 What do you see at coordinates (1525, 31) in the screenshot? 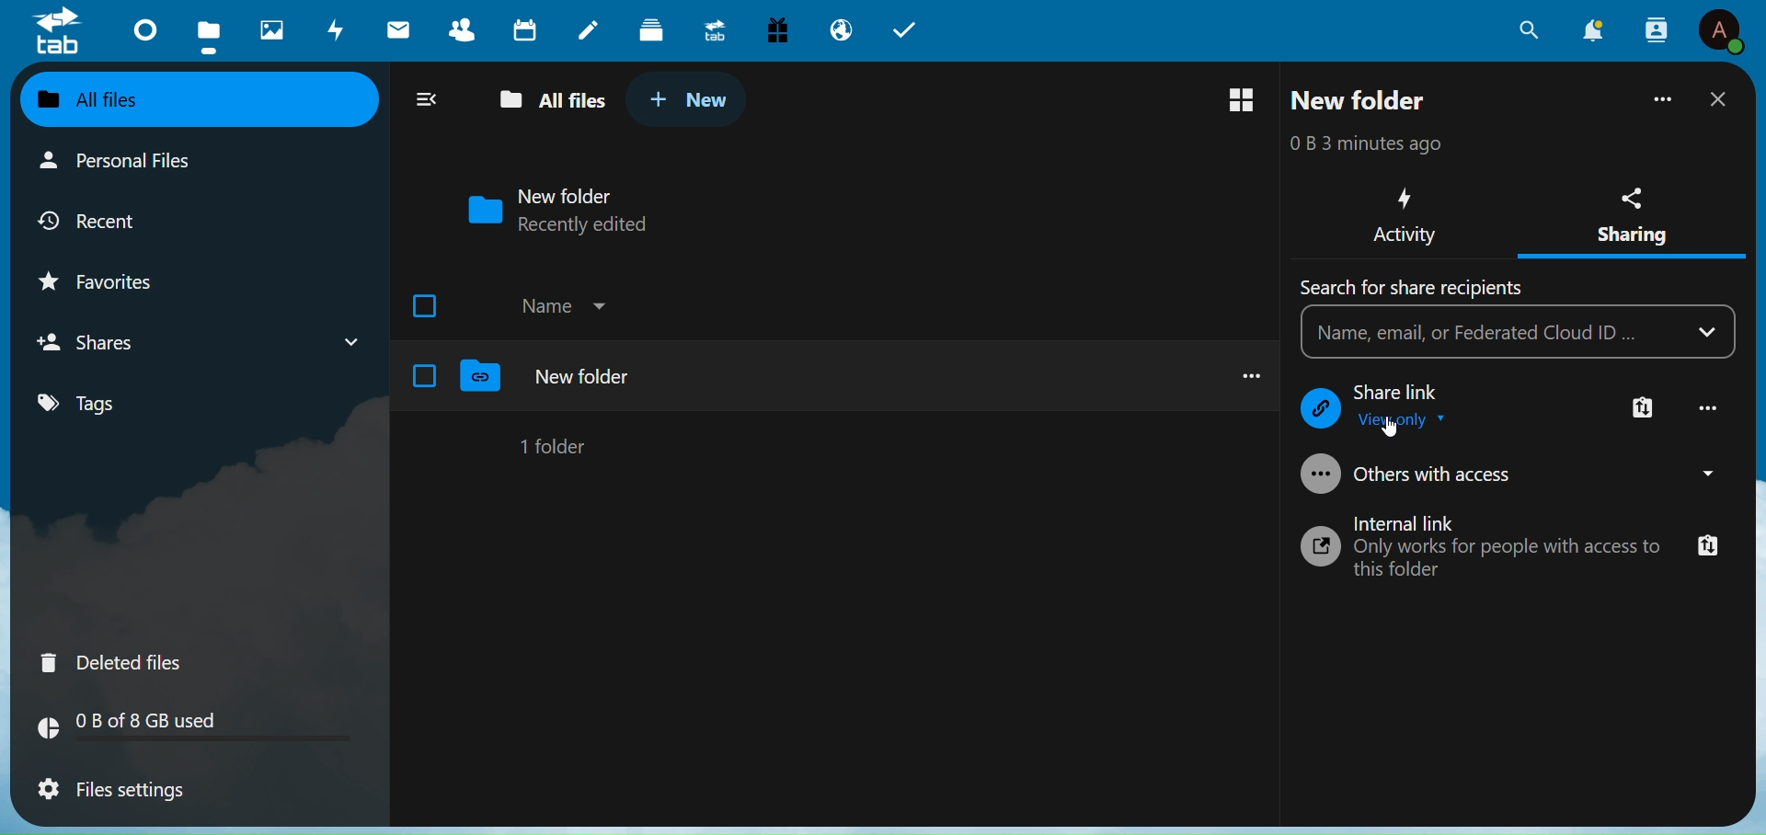
I see `Search` at bounding box center [1525, 31].